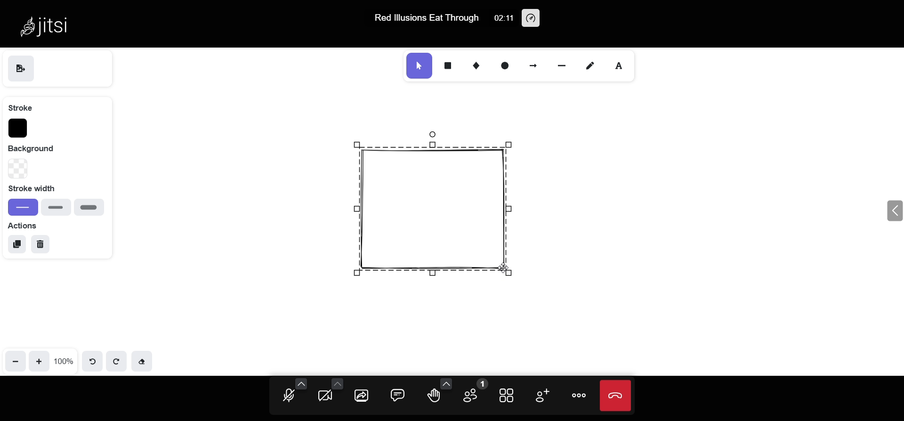 Image resolution: width=904 pixels, height=421 pixels. Describe the element at coordinates (616, 396) in the screenshot. I see `end call` at that location.